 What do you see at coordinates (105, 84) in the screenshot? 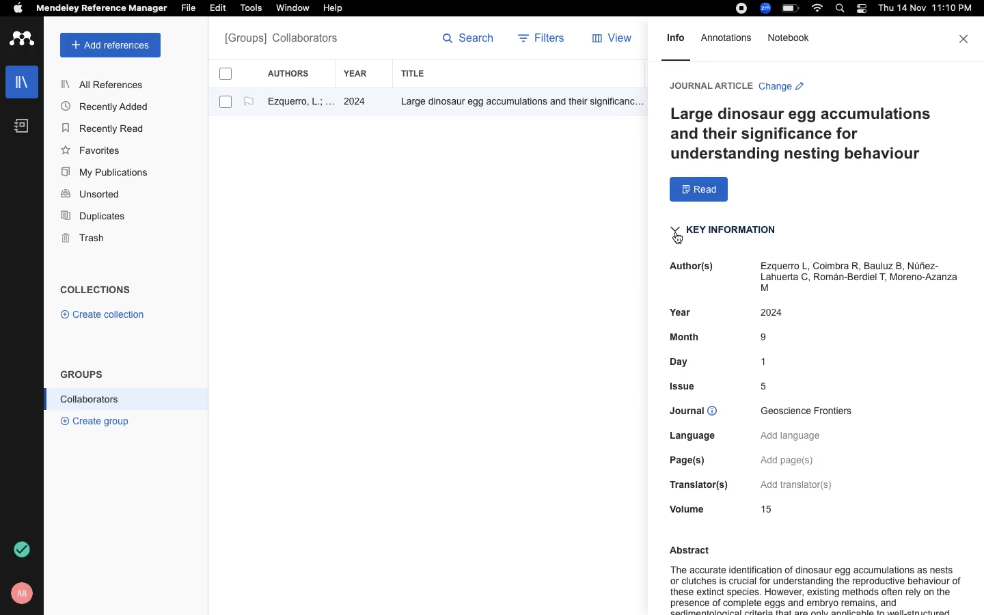
I see `All References` at bounding box center [105, 84].